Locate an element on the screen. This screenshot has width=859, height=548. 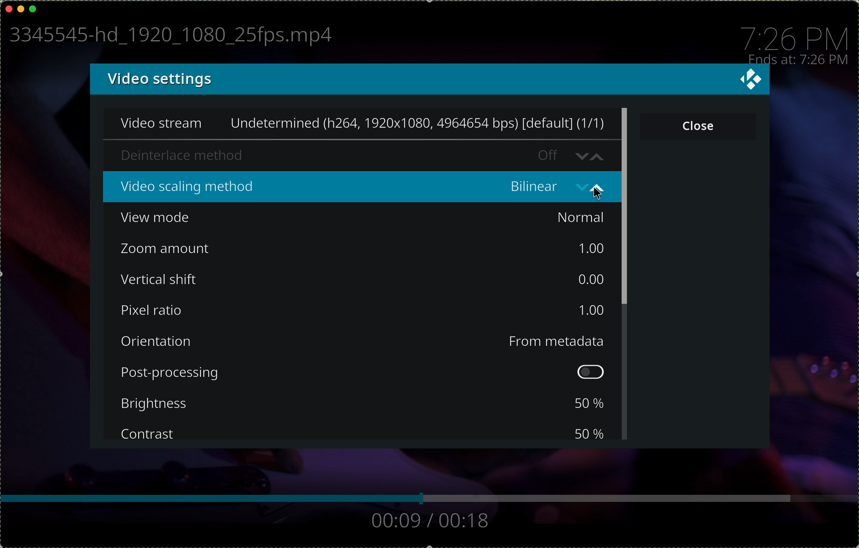
maximise is located at coordinates (34, 9).